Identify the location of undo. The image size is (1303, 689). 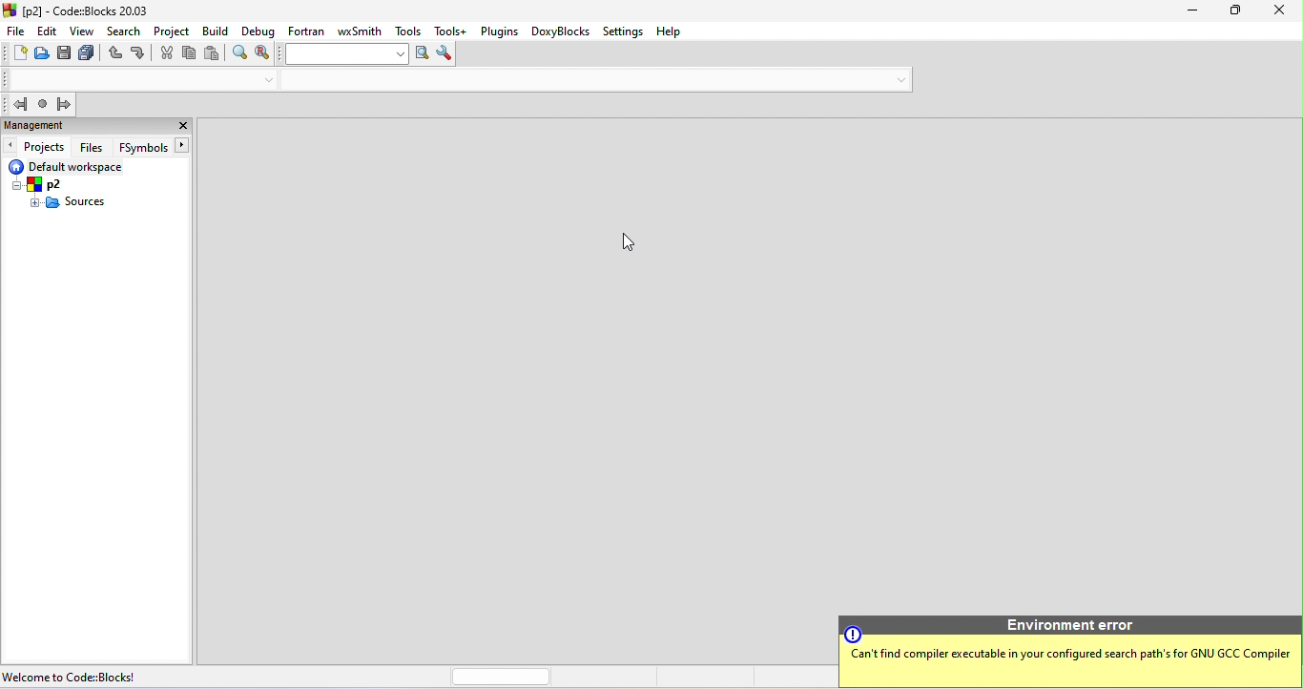
(116, 53).